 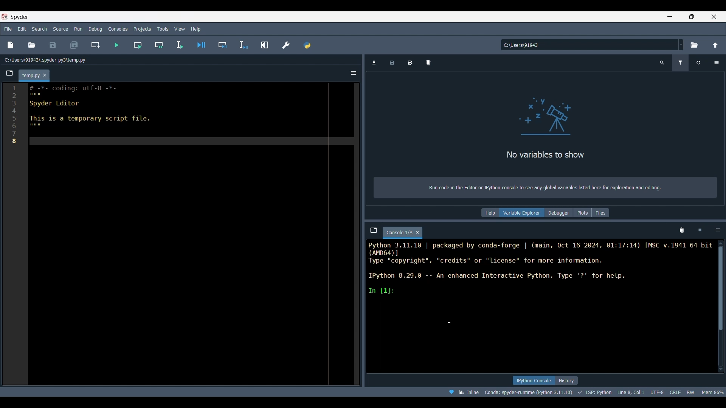 What do you see at coordinates (138, 45) in the screenshot?
I see `Run current cell` at bounding box center [138, 45].